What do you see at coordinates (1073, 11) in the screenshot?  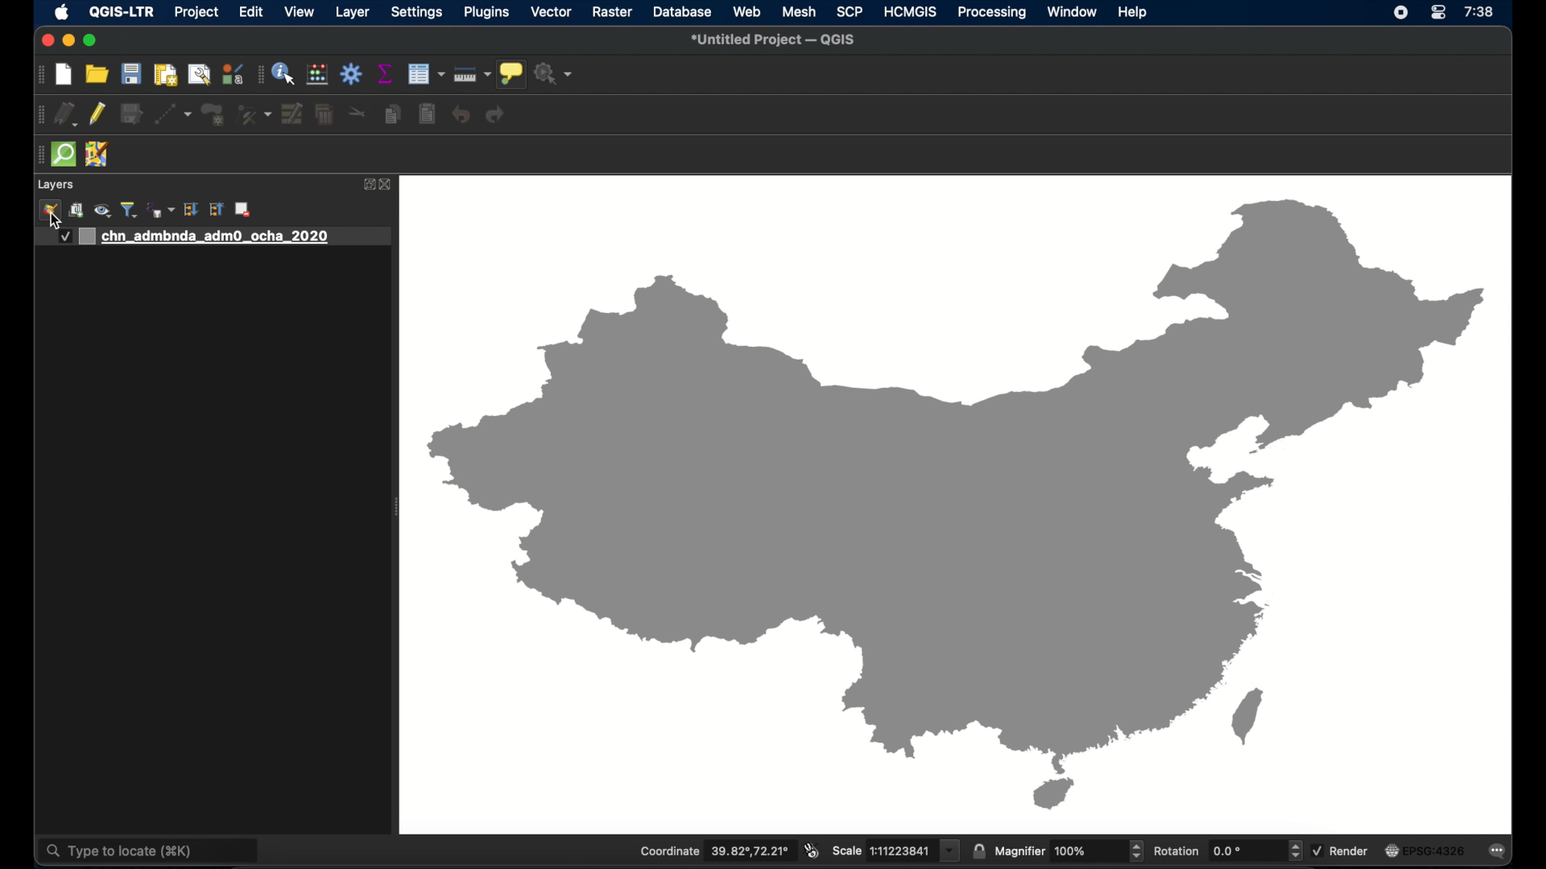 I see `window` at bounding box center [1073, 11].